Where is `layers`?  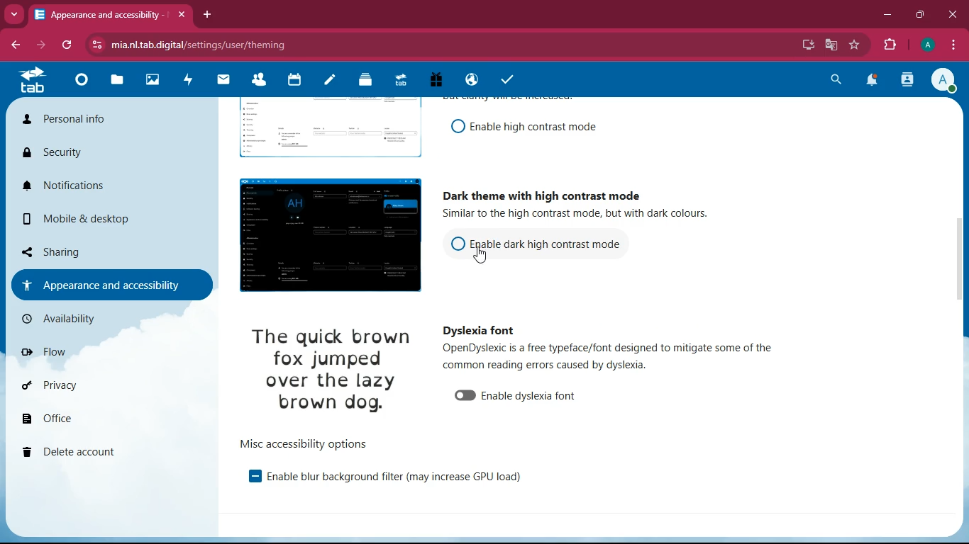 layers is located at coordinates (370, 82).